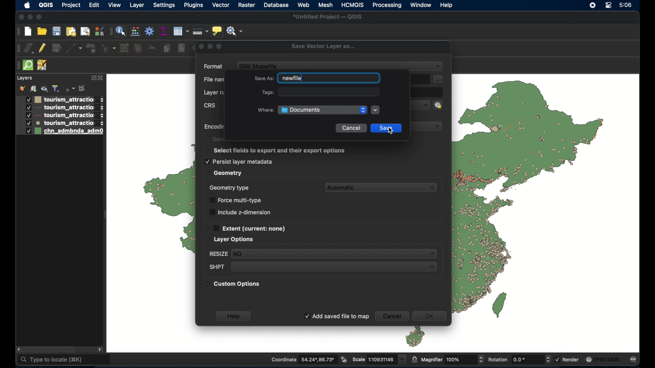 The height and width of the screenshot is (368, 655). Describe the element at coordinates (121, 31) in the screenshot. I see `identify feature` at that location.